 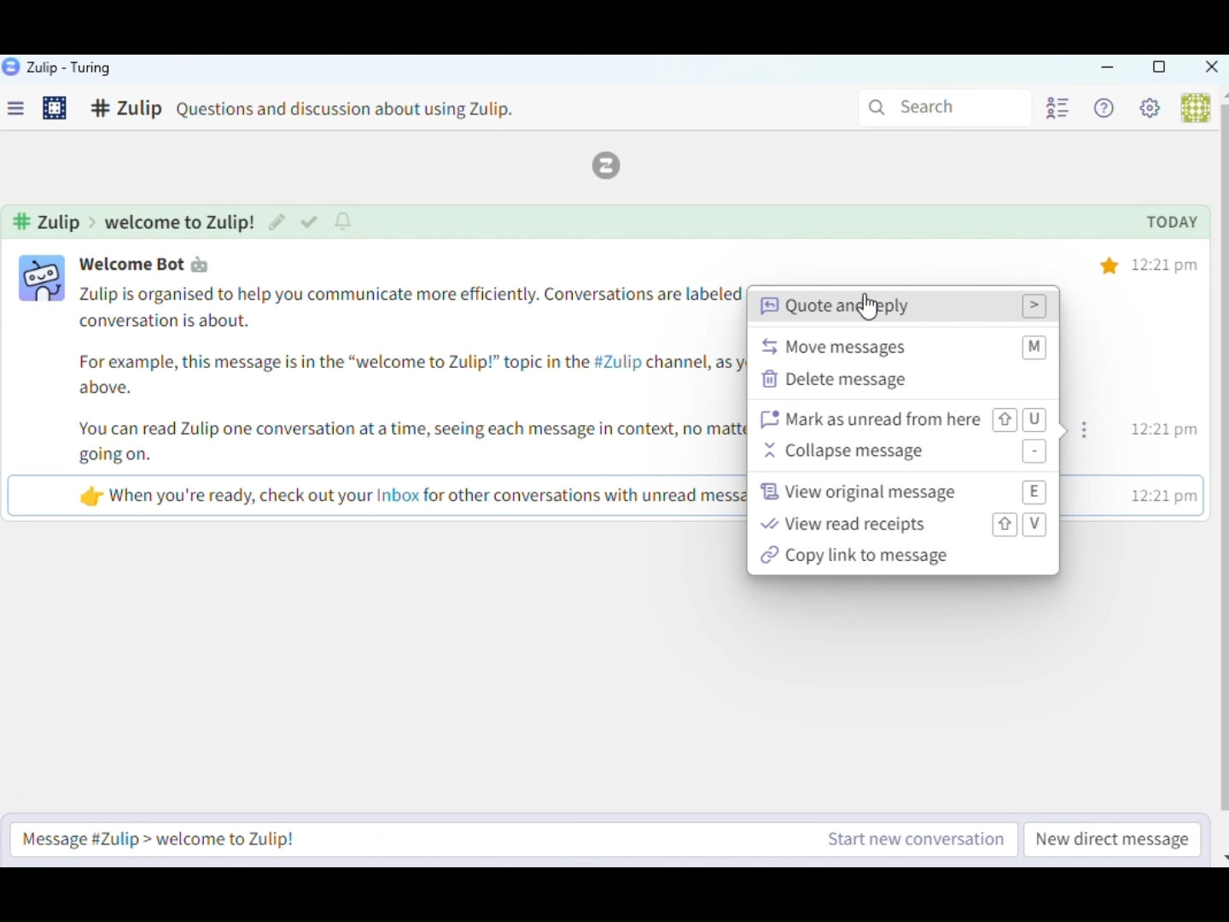 I want to click on Minimize, so click(x=1108, y=68).